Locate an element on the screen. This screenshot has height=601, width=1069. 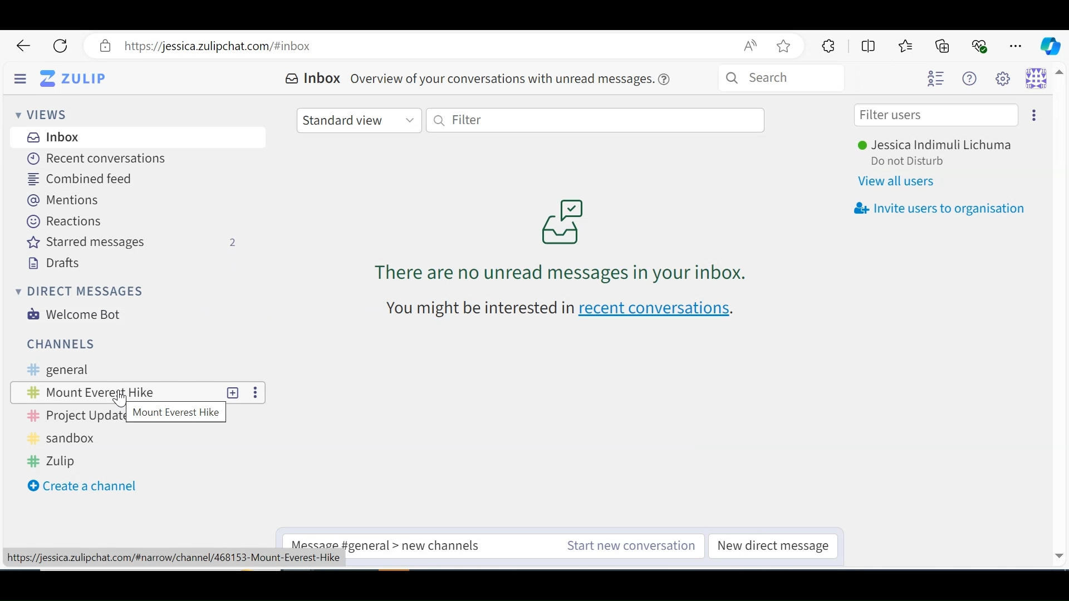
Browser essentials is located at coordinates (980, 45).